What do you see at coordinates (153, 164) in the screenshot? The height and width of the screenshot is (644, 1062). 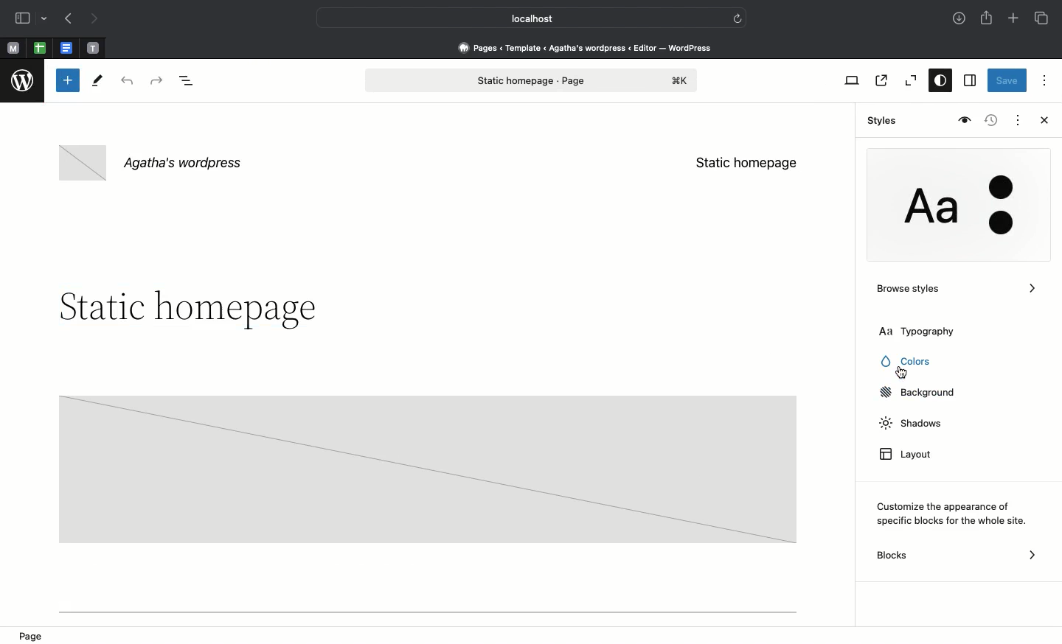 I see `Wordpress name` at bounding box center [153, 164].